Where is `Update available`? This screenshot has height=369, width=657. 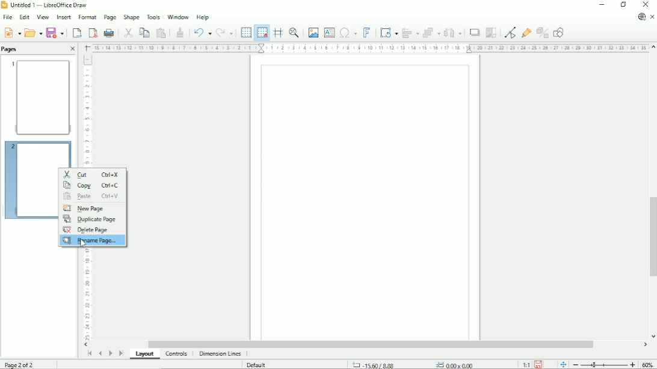
Update available is located at coordinates (641, 17).